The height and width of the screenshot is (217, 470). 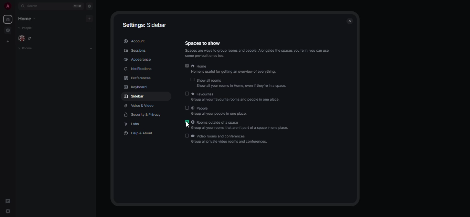 I want to click on keyboard, so click(x=135, y=87).